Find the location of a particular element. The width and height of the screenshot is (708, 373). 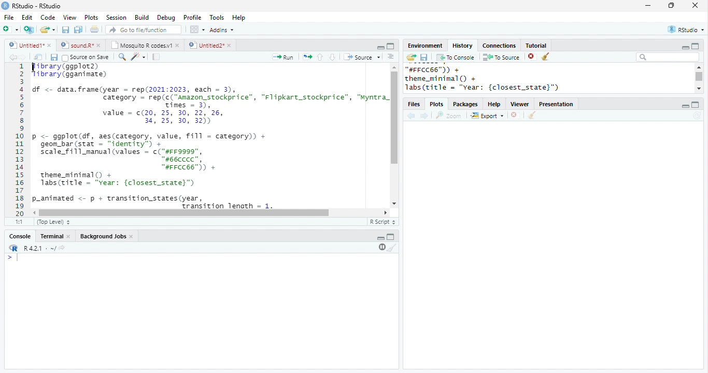

New project is located at coordinates (29, 30).